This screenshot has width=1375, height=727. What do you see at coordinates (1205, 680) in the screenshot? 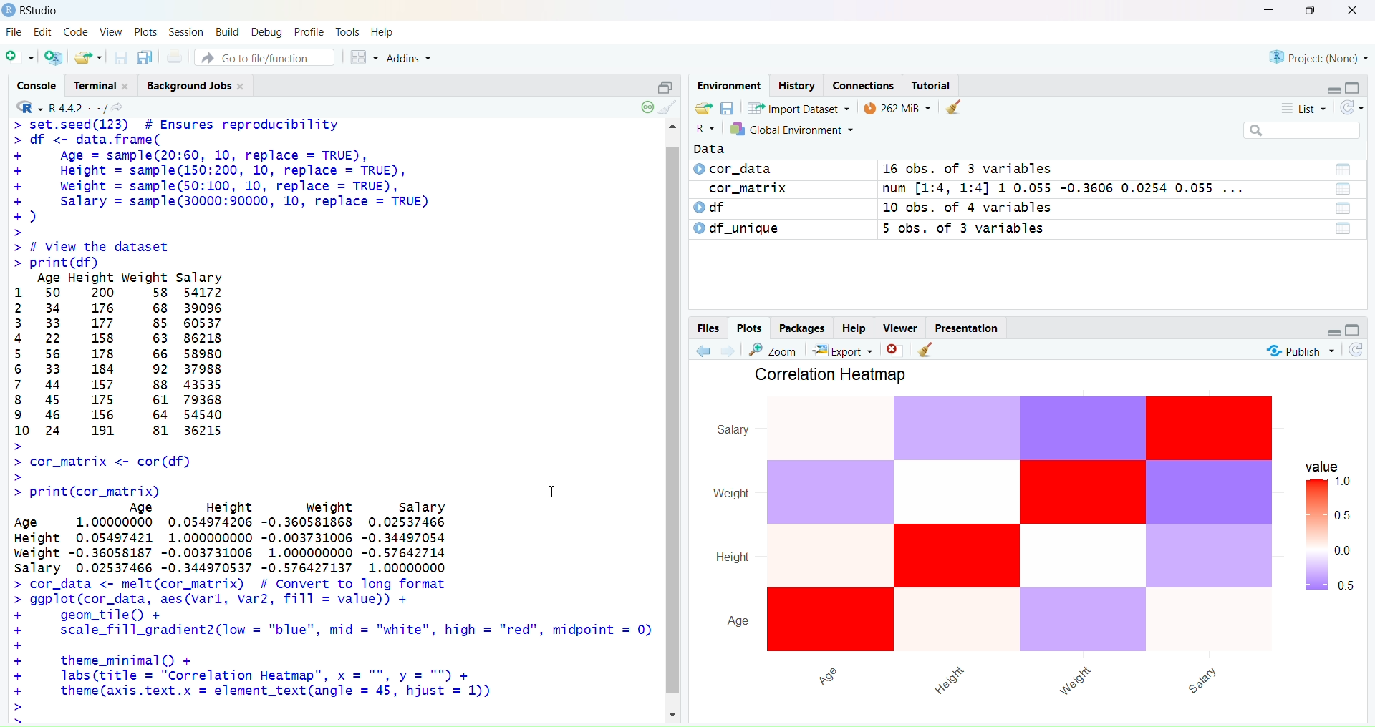
I see `Salary` at bounding box center [1205, 680].